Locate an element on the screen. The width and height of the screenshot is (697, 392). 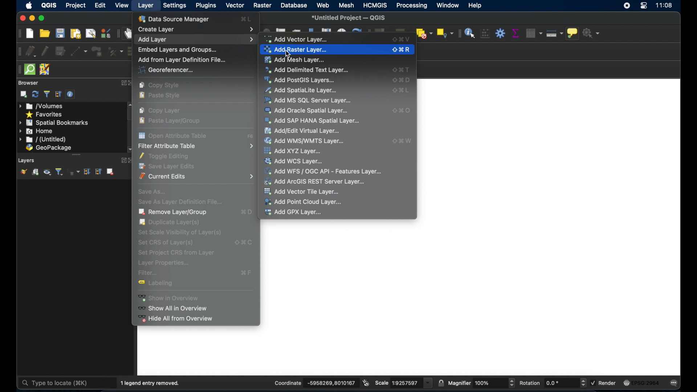
set project csr from layer is located at coordinates (175, 252).